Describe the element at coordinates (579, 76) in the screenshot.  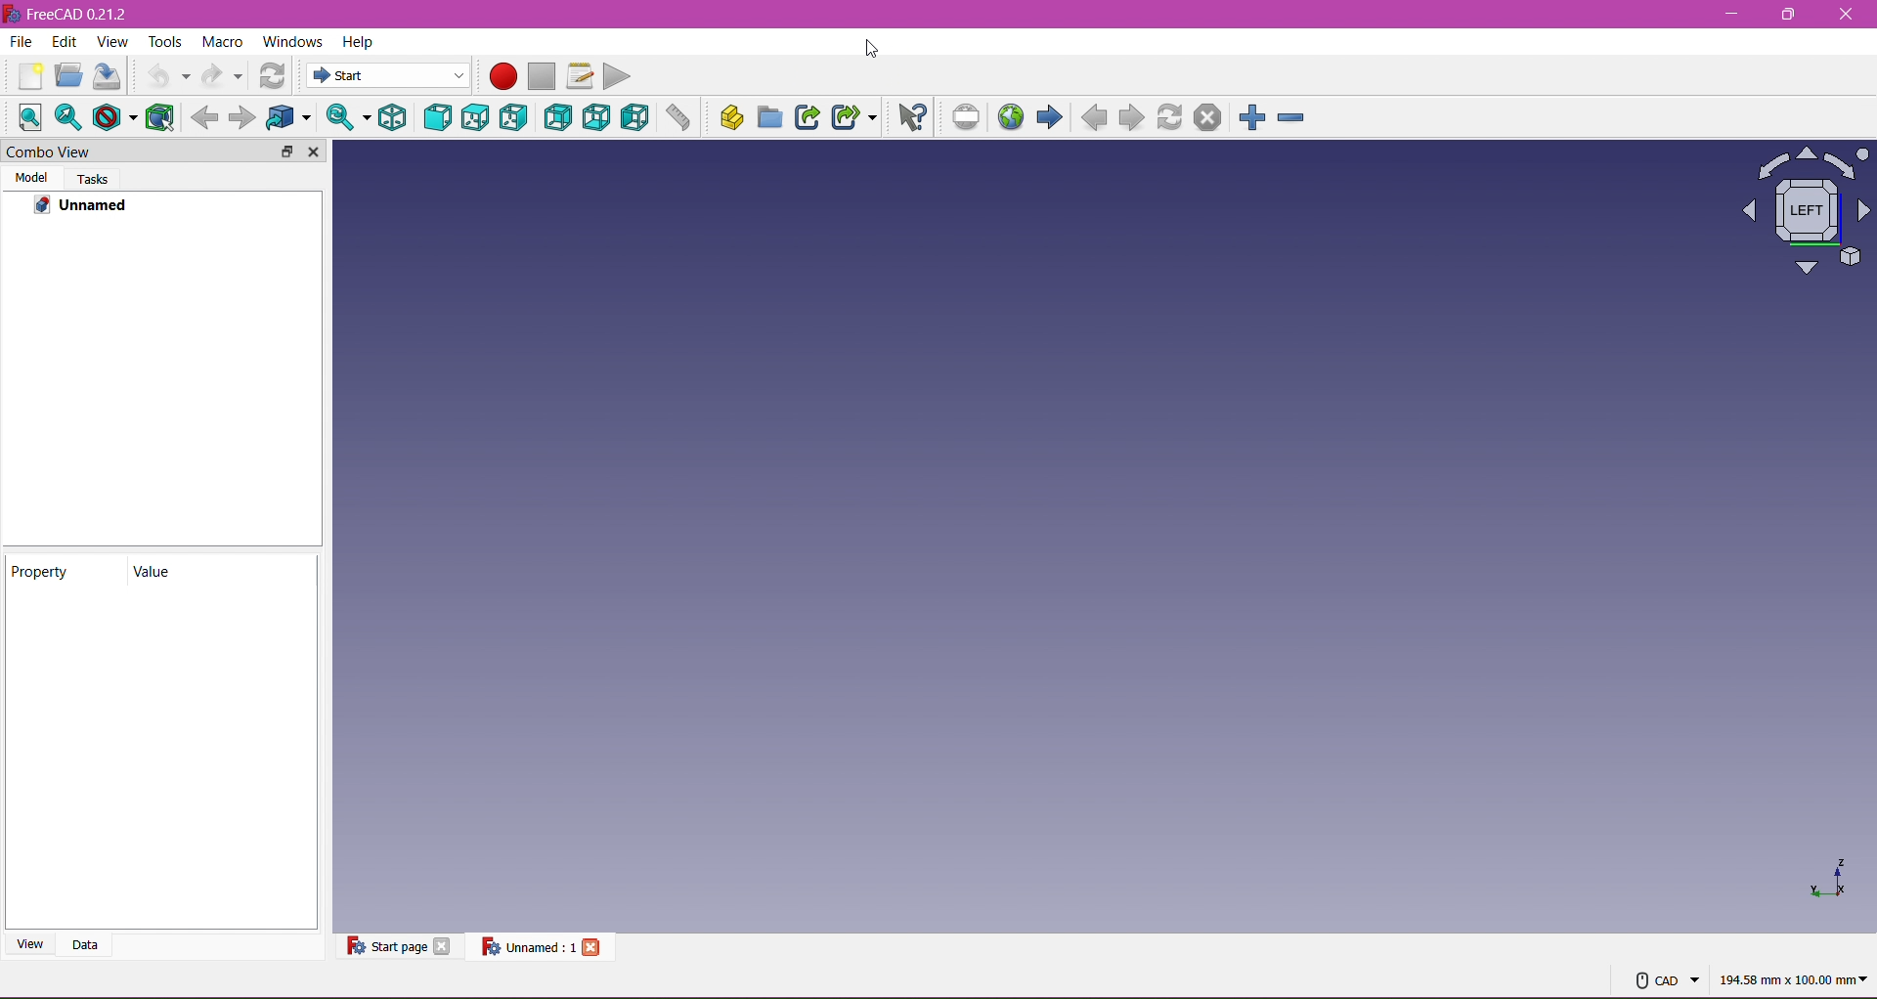
I see `Edit Macro` at that location.